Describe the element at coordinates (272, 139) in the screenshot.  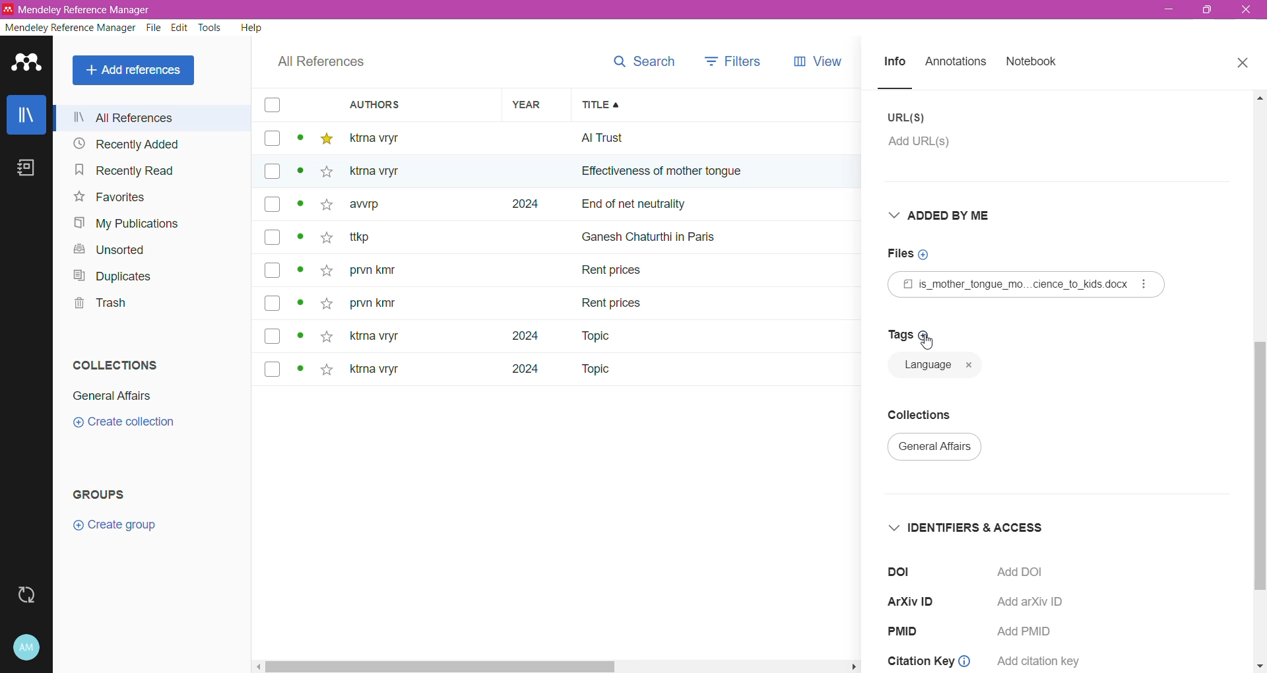
I see `box` at that location.